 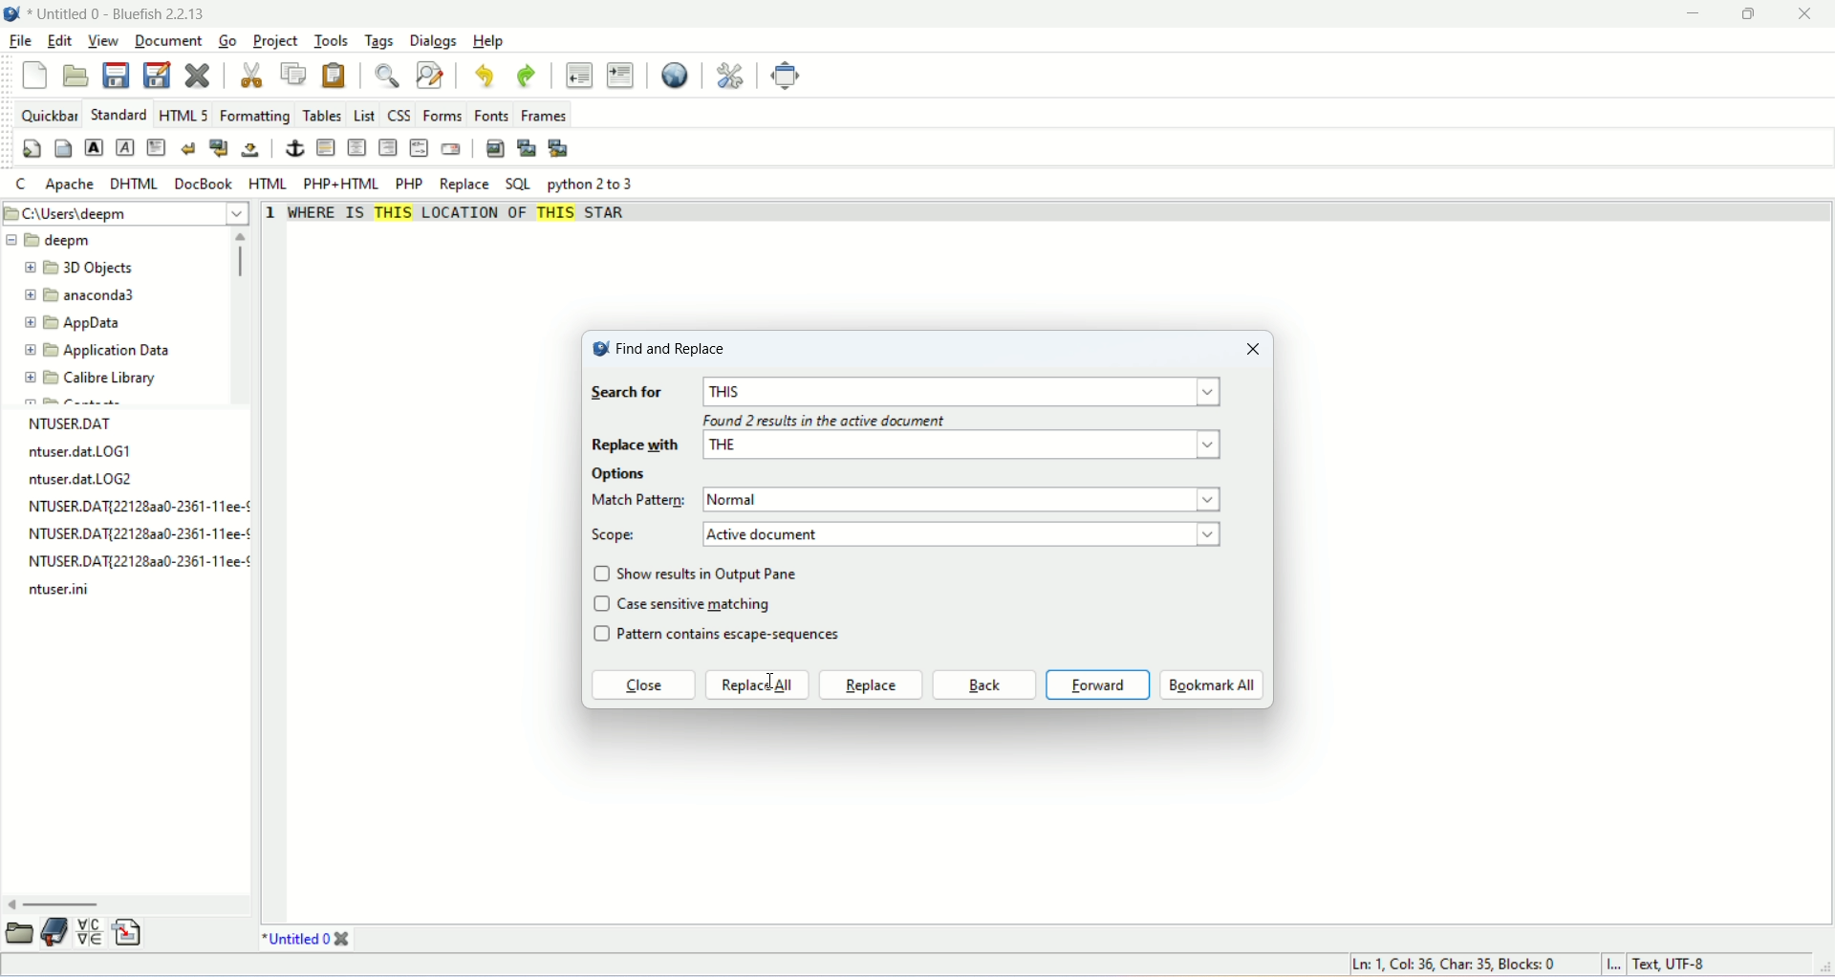 I want to click on frames, so click(x=545, y=117).